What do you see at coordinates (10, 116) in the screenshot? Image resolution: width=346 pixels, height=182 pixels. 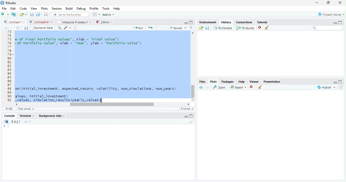 I see `Console` at bounding box center [10, 116].